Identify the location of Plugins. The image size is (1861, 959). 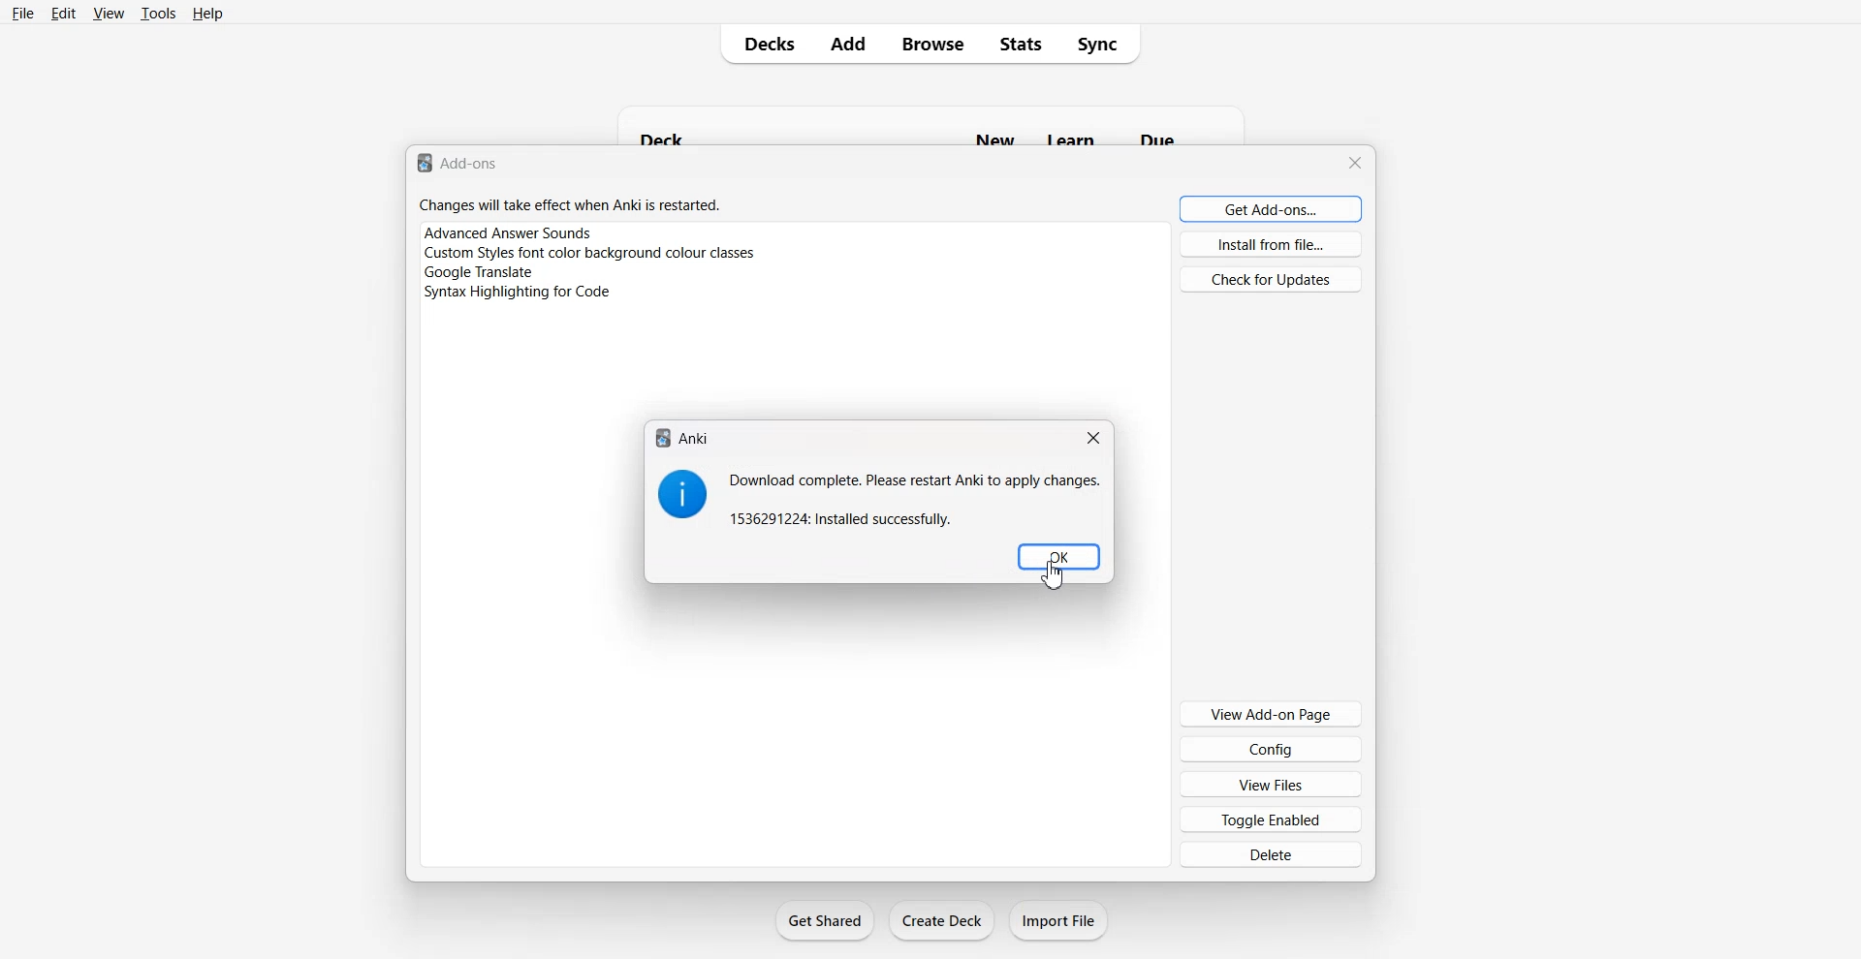
(795, 253).